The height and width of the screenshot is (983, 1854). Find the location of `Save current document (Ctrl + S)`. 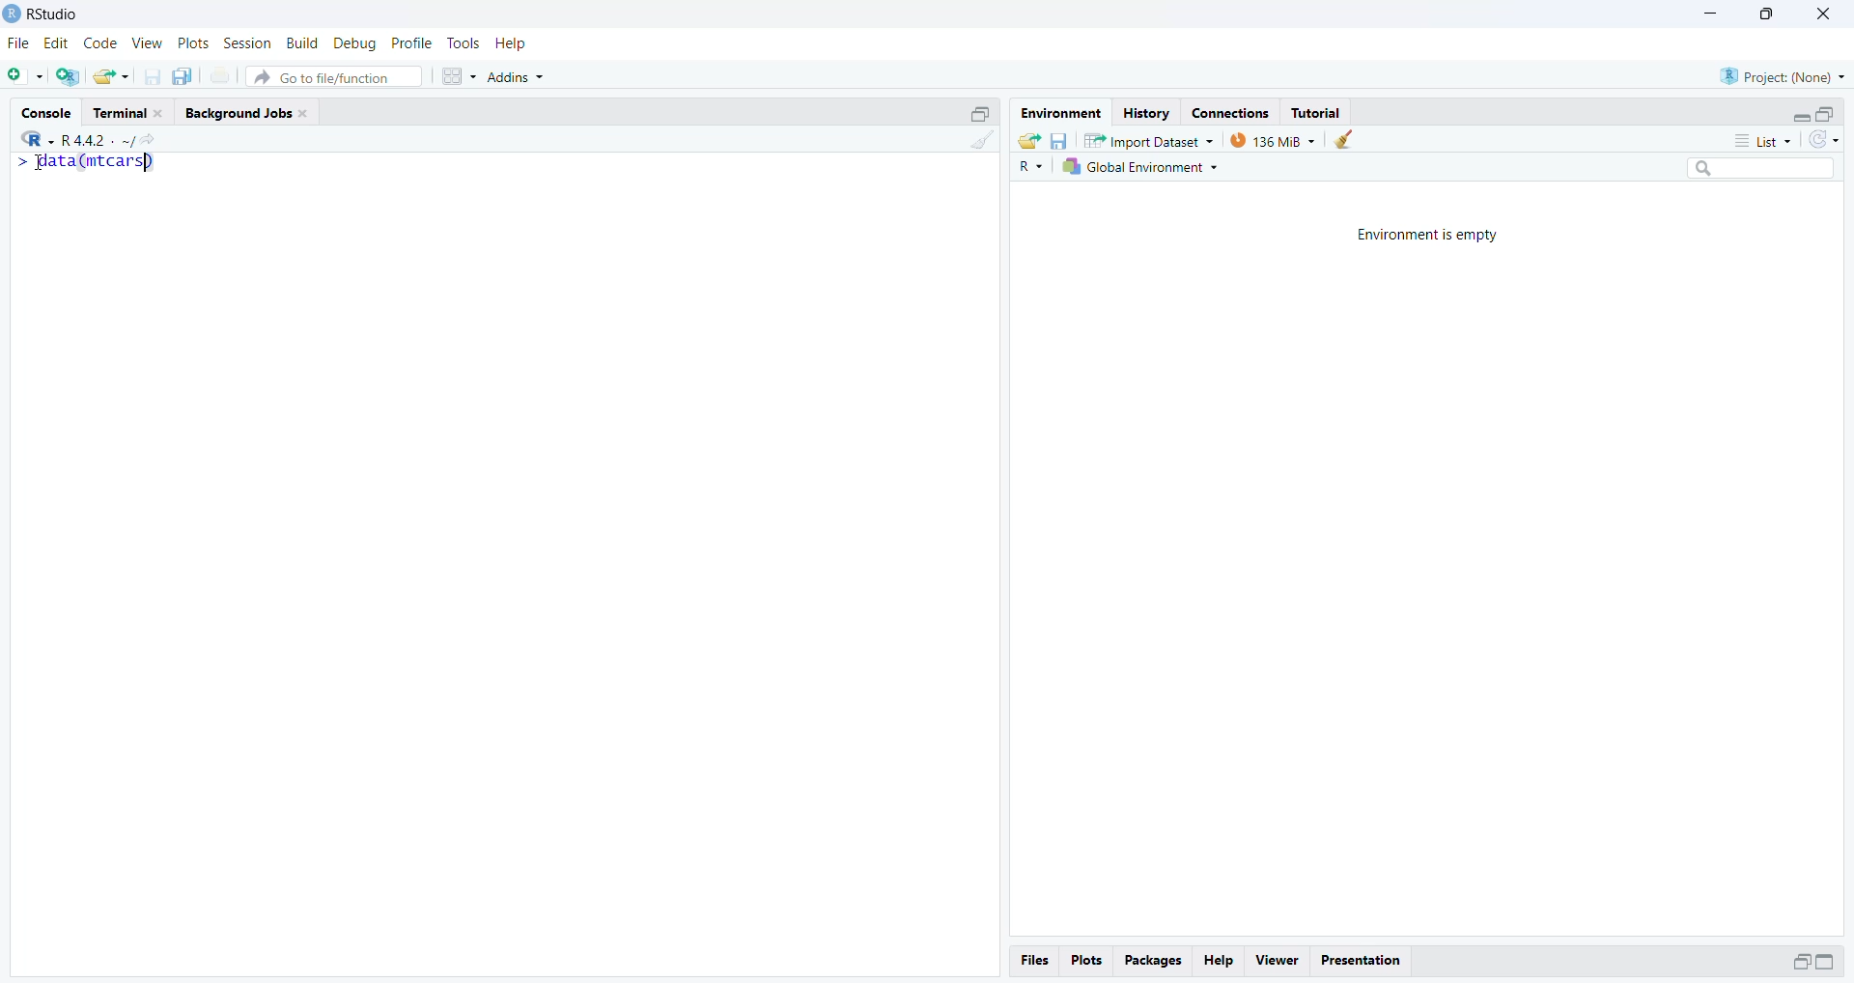

Save current document (Ctrl + S) is located at coordinates (157, 76).